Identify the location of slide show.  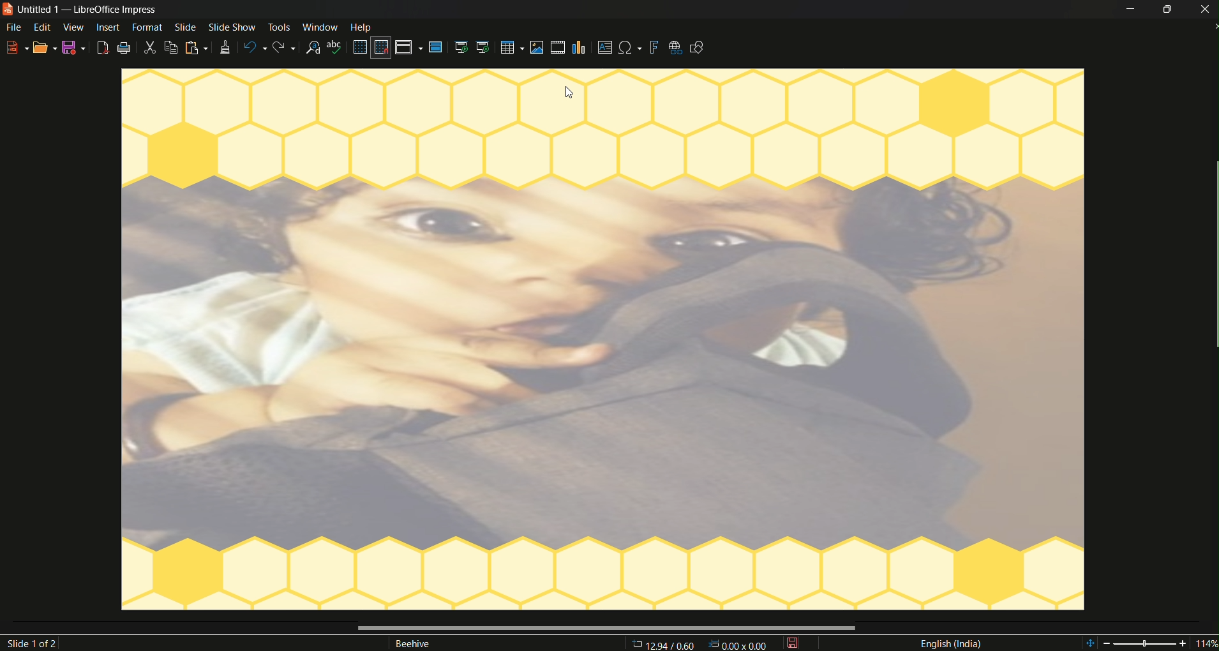
(231, 27).